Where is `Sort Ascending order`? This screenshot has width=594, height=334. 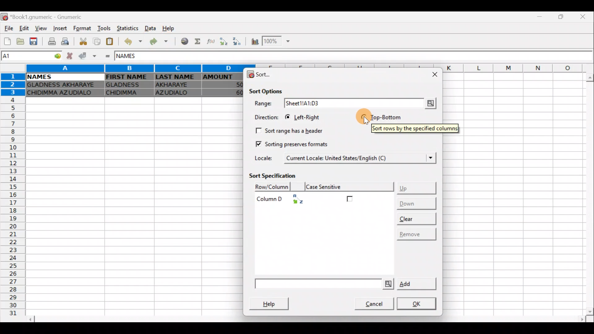
Sort Ascending order is located at coordinates (223, 41).